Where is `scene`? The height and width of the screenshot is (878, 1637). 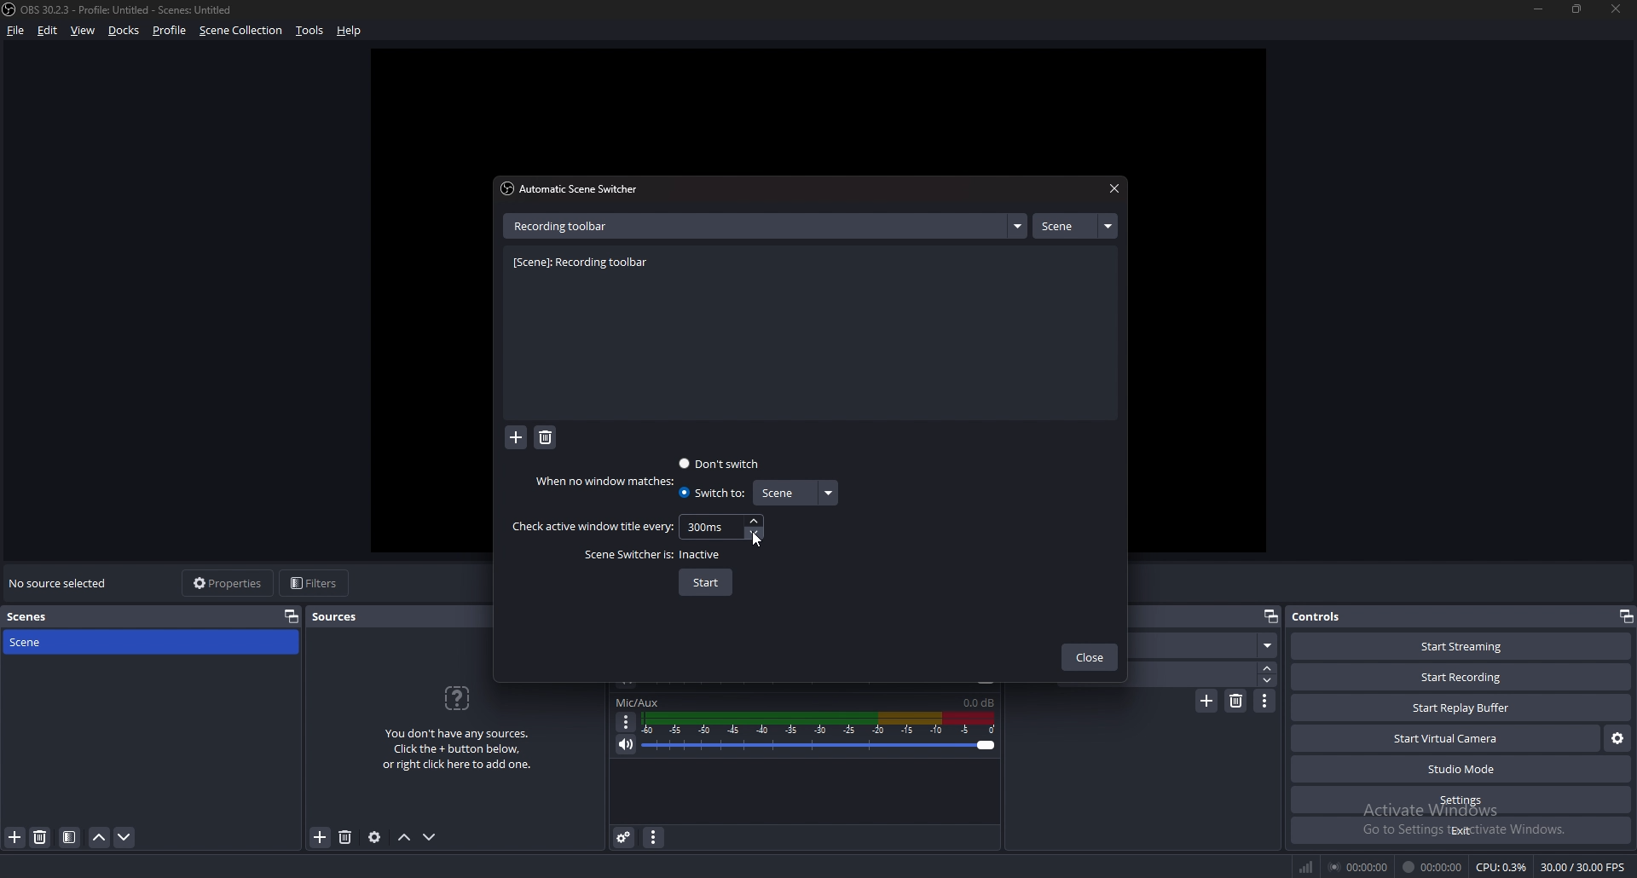 scene is located at coordinates (45, 641).